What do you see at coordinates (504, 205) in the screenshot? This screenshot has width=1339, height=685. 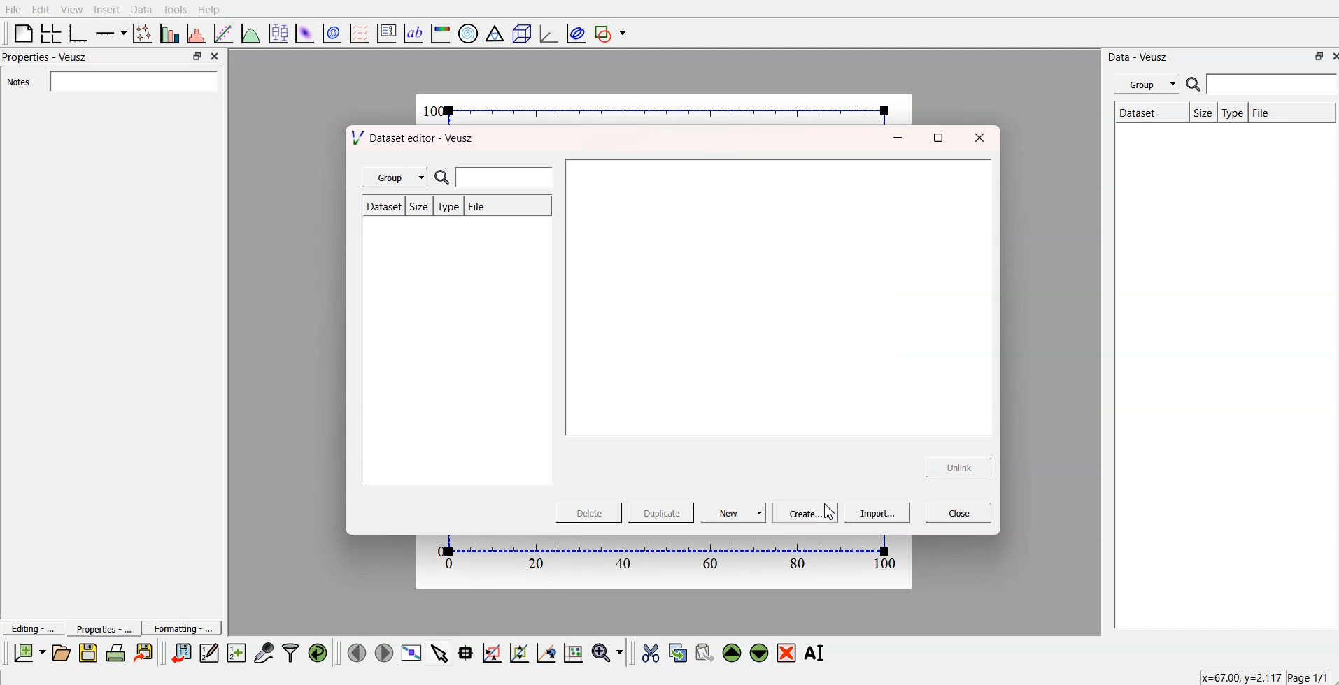 I see `File` at bounding box center [504, 205].